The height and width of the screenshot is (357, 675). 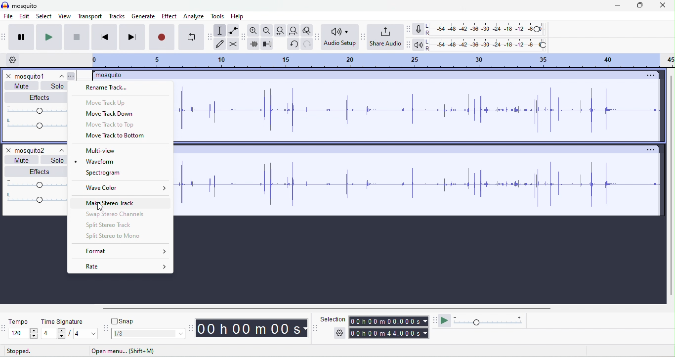 What do you see at coordinates (251, 328) in the screenshot?
I see `time` at bounding box center [251, 328].